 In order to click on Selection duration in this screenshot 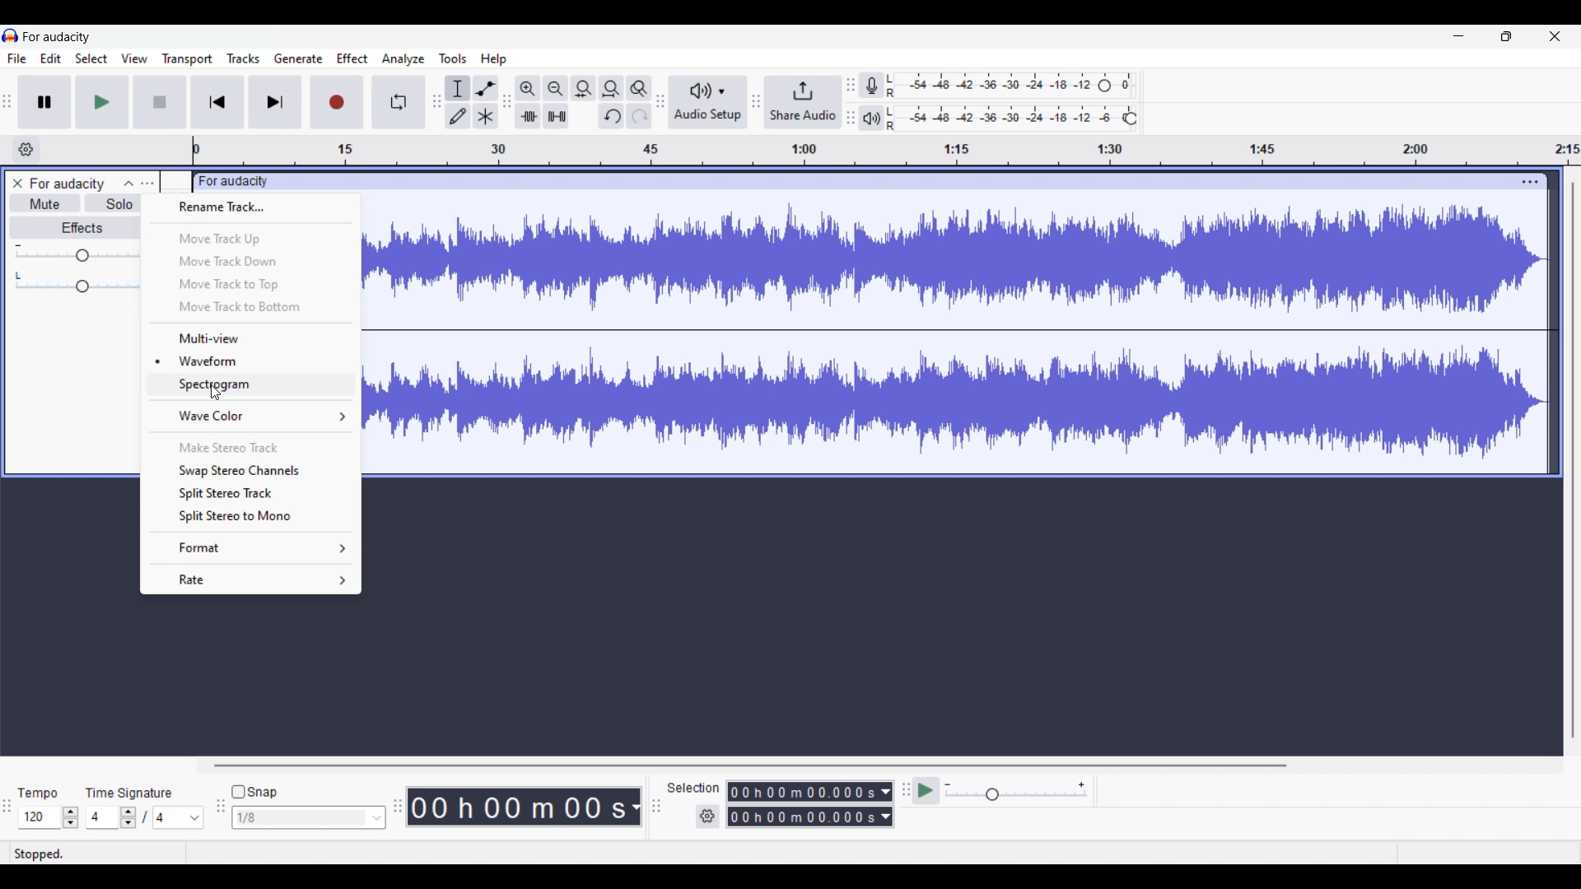, I will do `click(803, 804)`.